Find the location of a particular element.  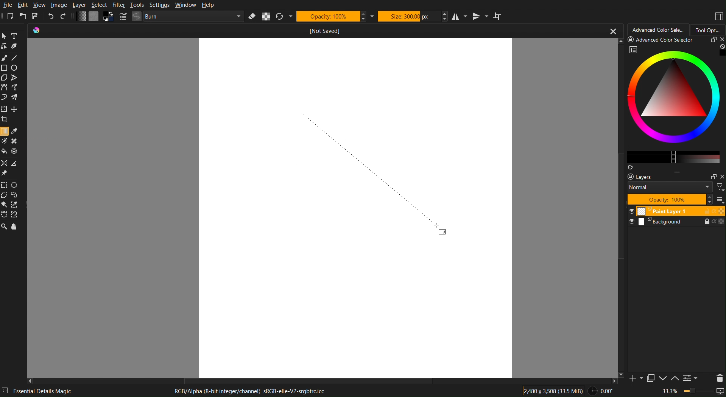

selected Gradient Tool is located at coordinates (5, 131).